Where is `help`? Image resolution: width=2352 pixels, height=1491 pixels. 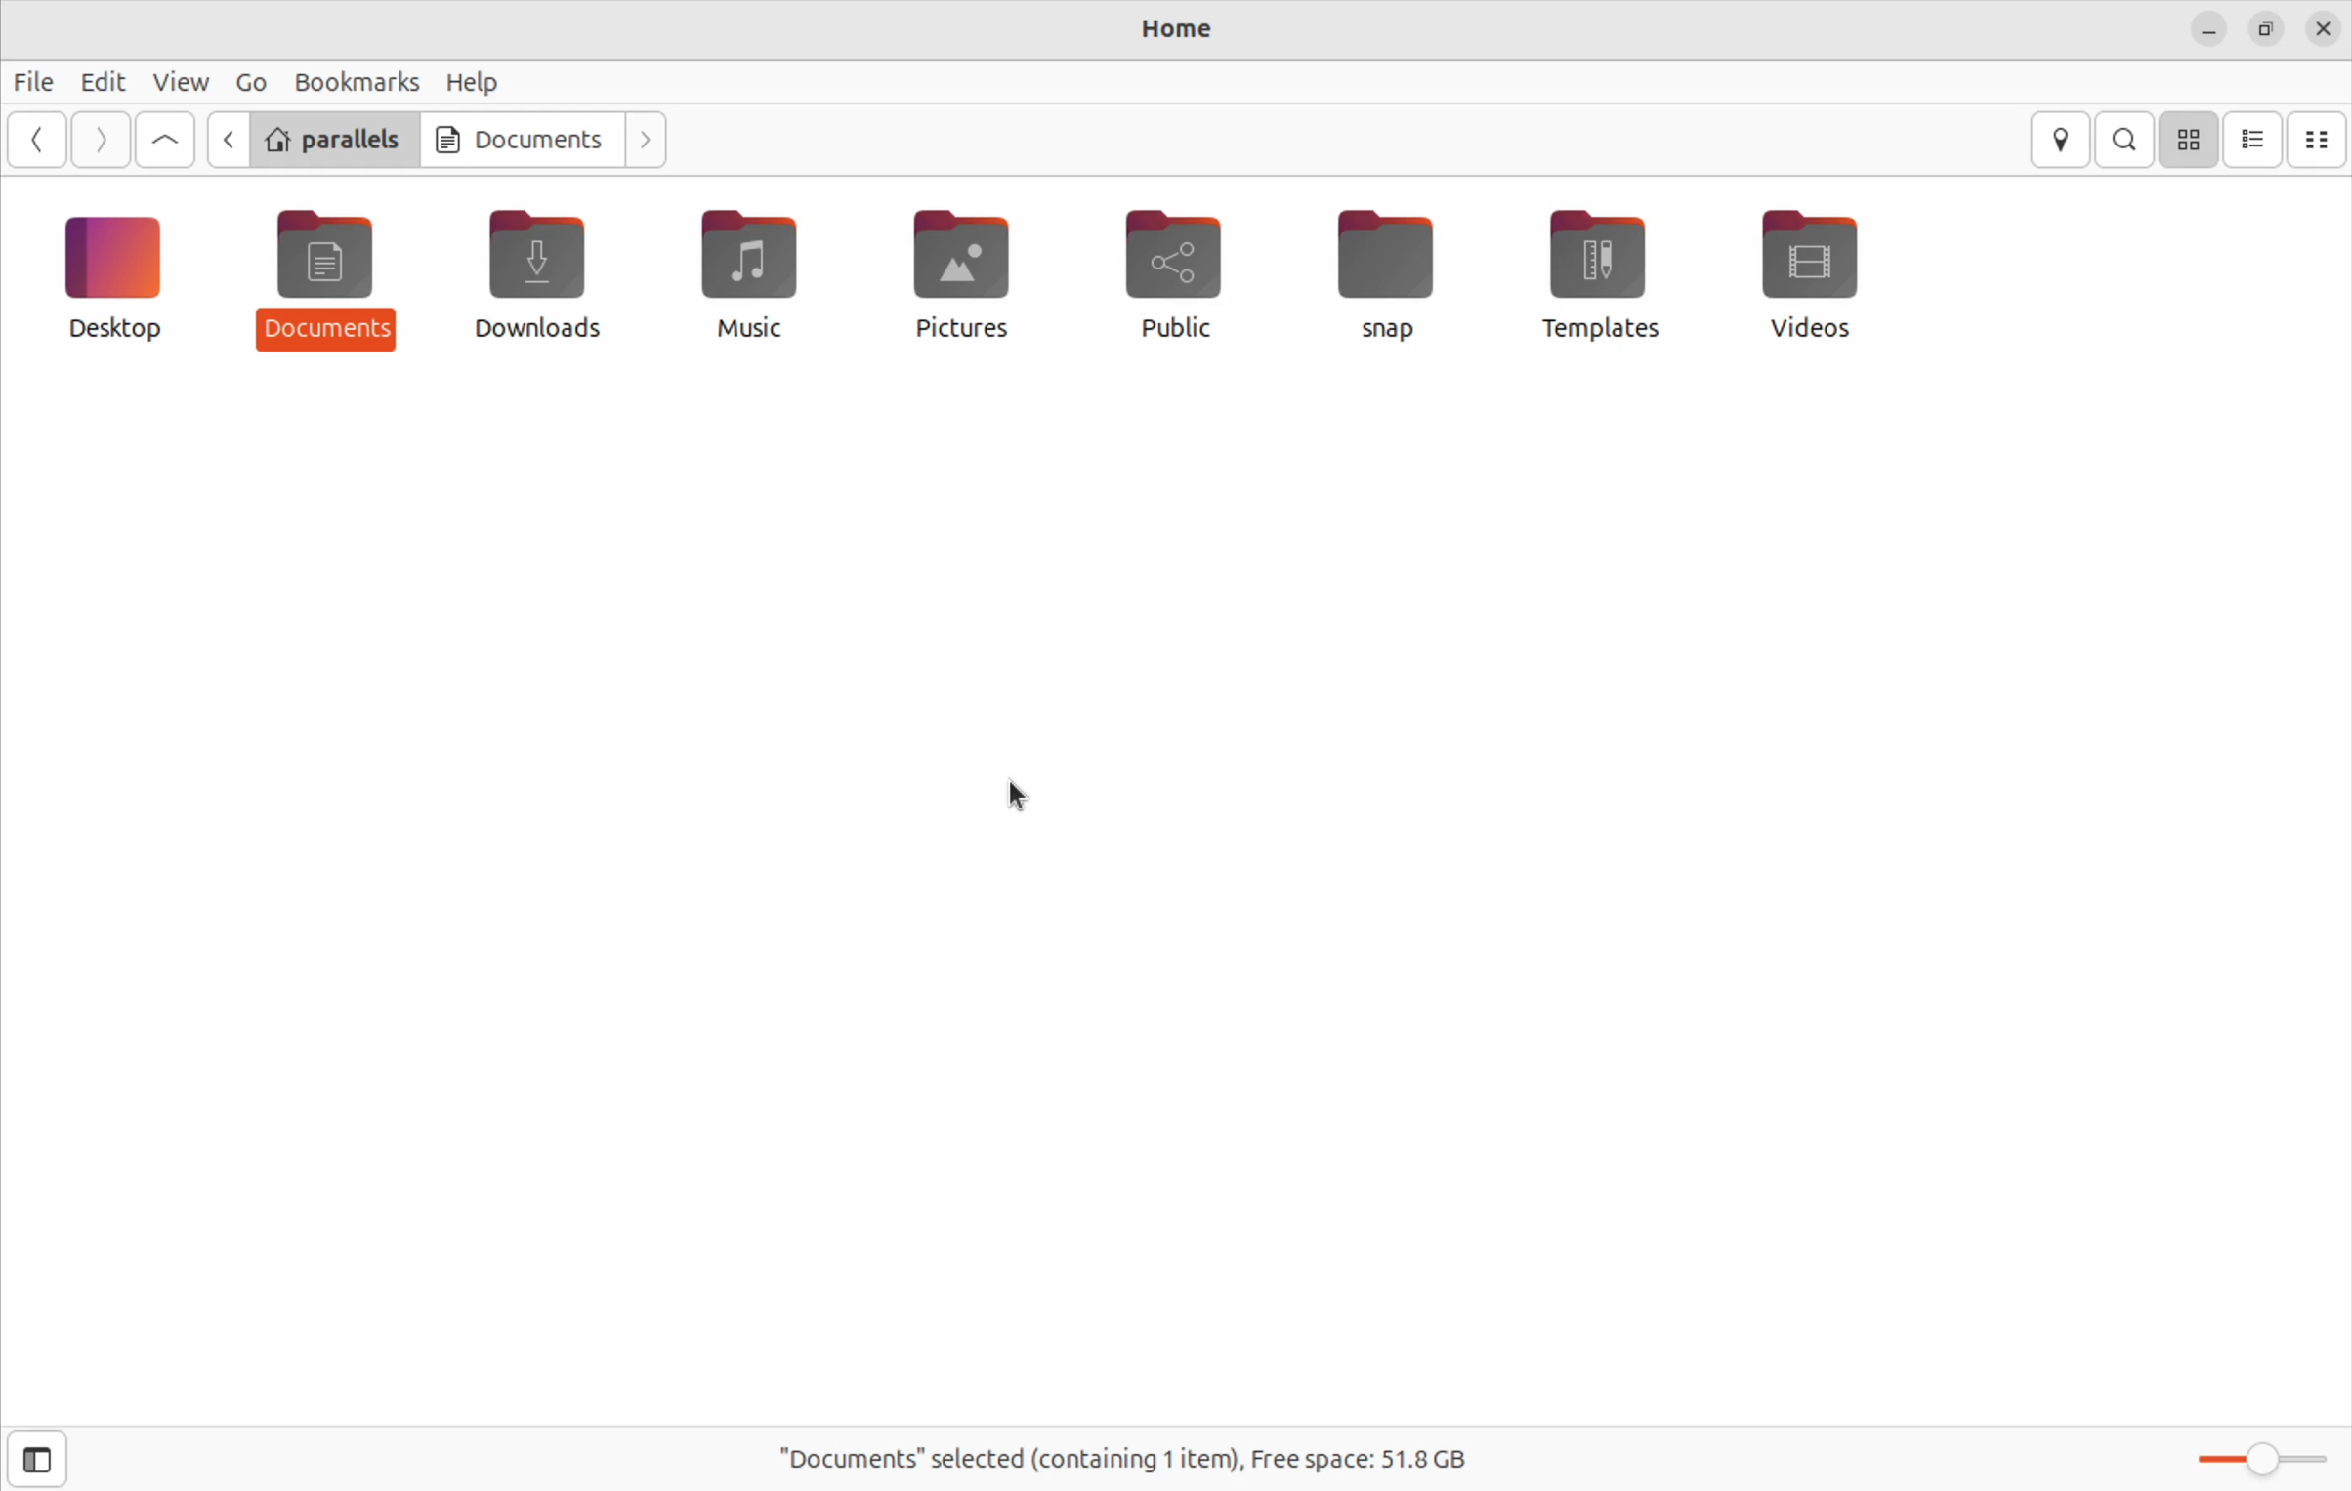
help is located at coordinates (482, 83).